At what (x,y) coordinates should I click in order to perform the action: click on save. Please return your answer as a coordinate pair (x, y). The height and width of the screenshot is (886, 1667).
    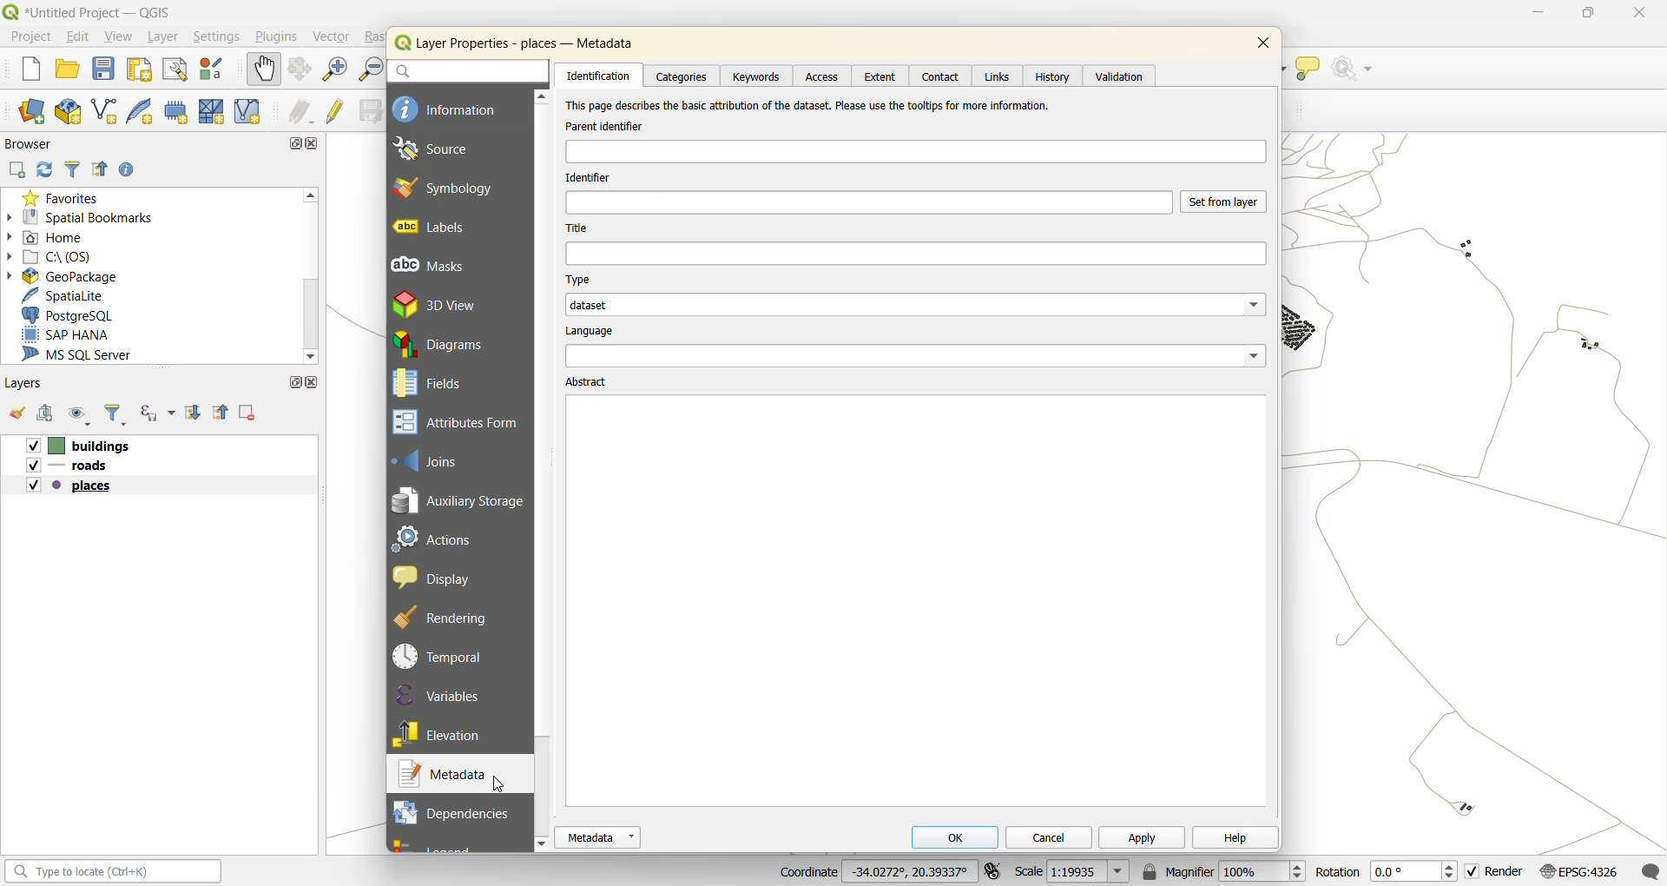
    Looking at the image, I should click on (104, 73).